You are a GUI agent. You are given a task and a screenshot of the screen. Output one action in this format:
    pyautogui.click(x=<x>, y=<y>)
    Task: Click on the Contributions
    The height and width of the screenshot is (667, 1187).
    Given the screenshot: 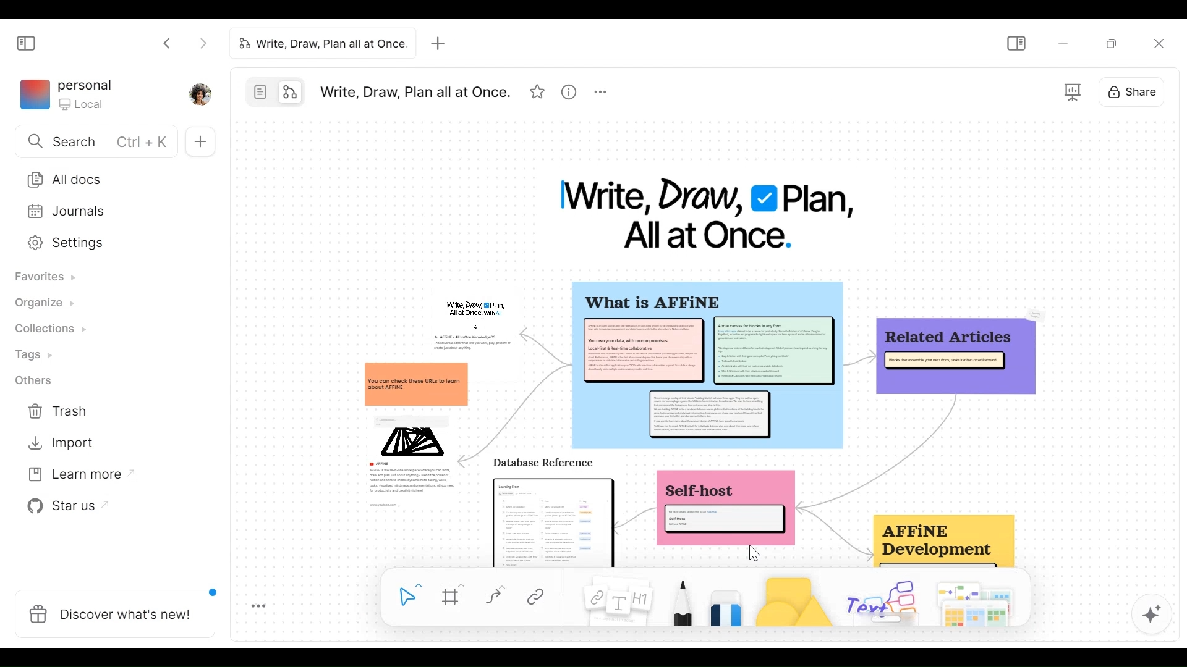 What is the action you would take?
    pyautogui.click(x=45, y=328)
    